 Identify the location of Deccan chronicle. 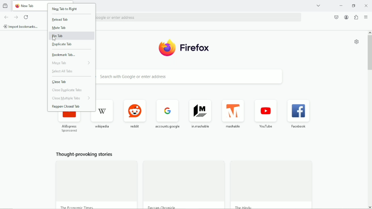
(163, 207).